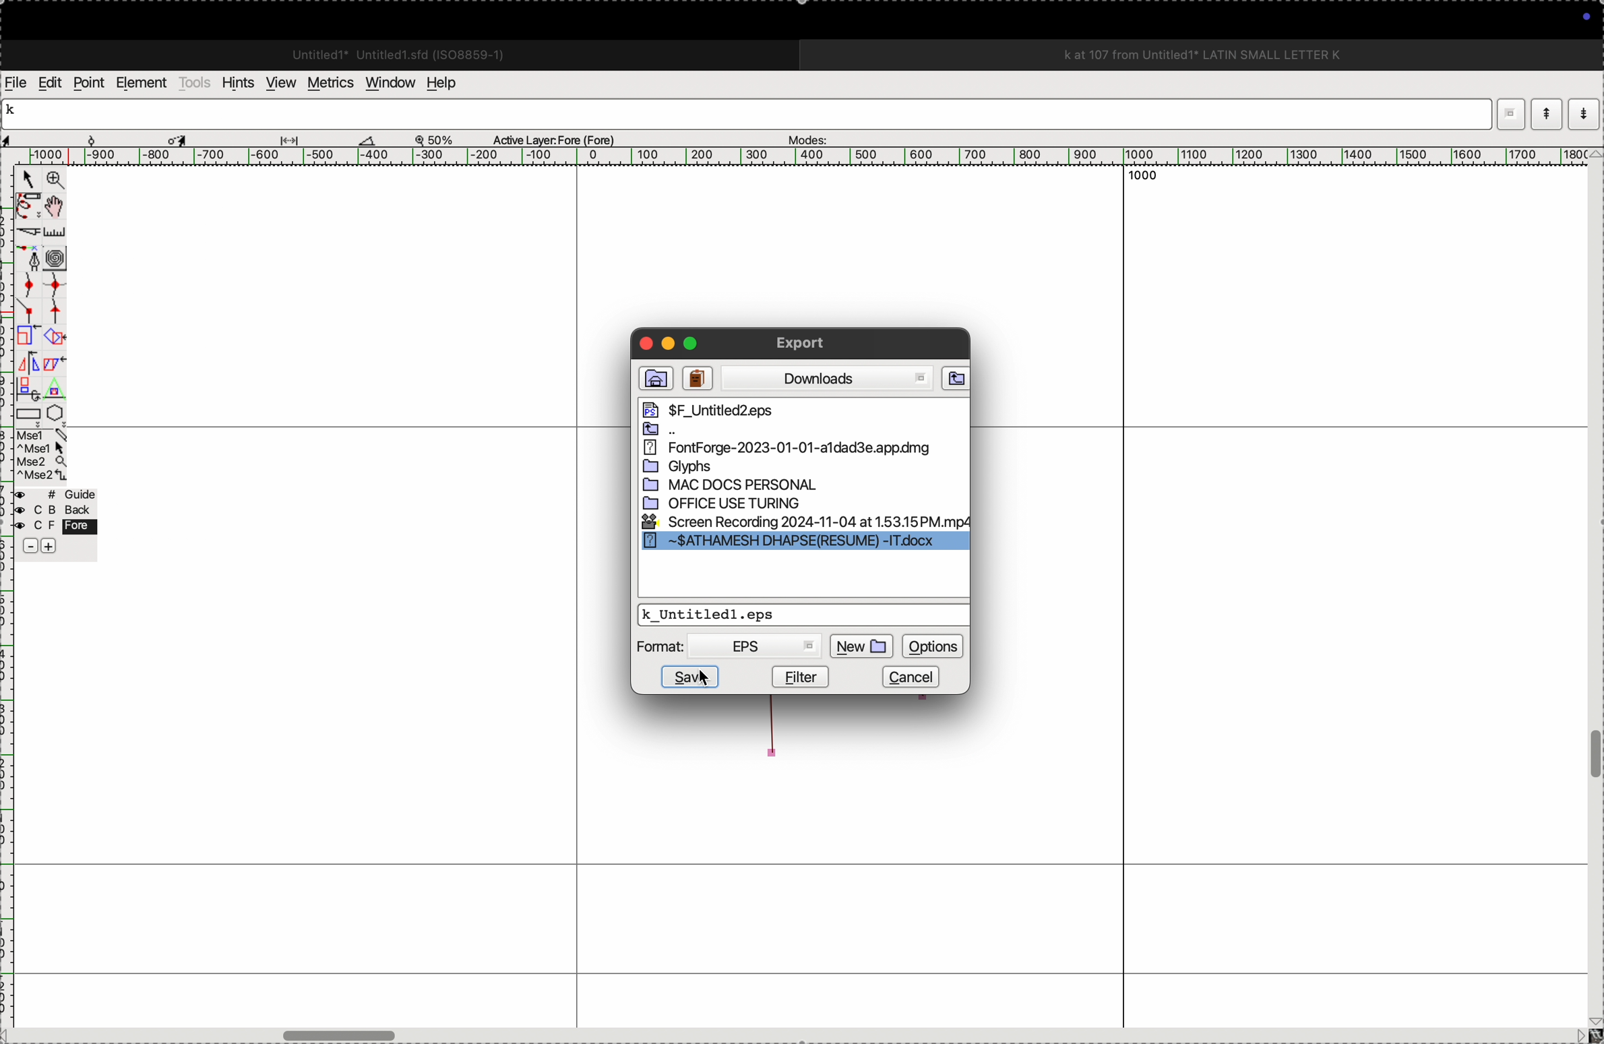 This screenshot has height=1044, width=1604. Describe the element at coordinates (16, 112) in the screenshot. I see `K` at that location.